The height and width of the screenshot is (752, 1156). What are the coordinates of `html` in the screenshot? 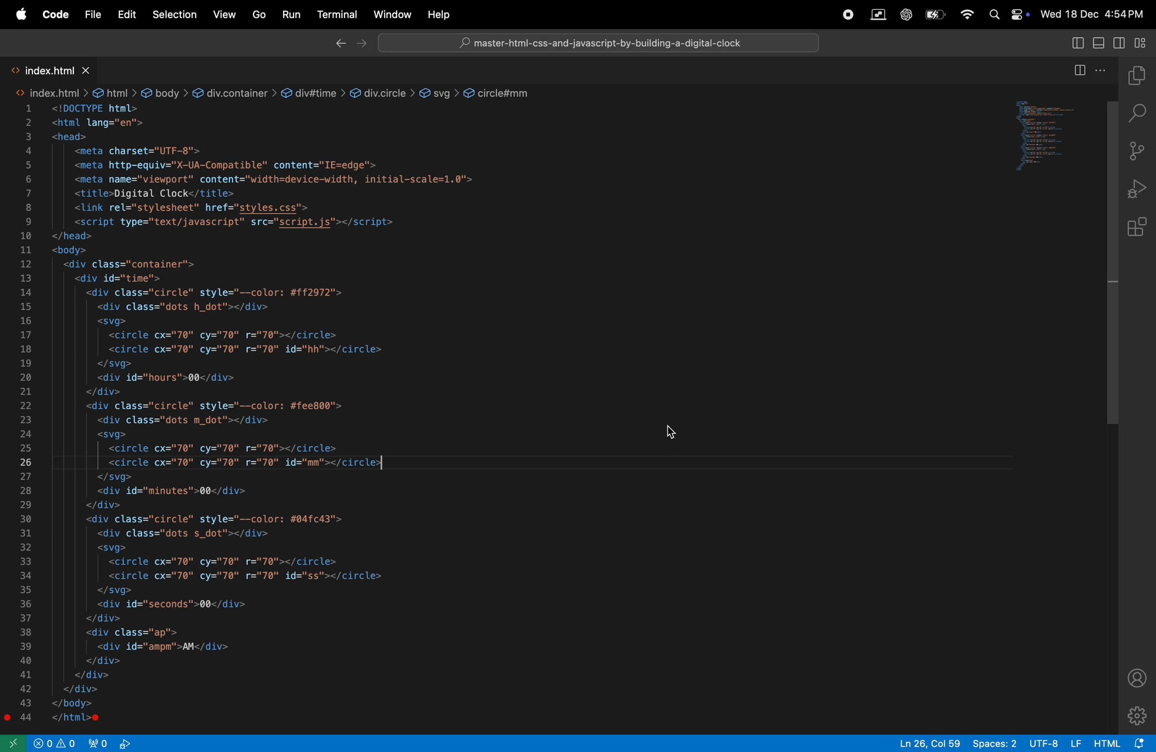 It's located at (1122, 742).